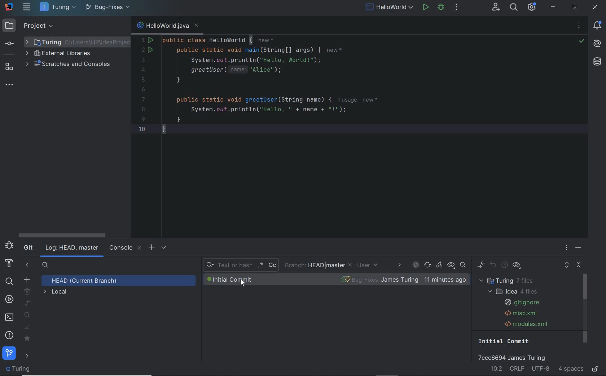 The image size is (606, 376). Describe the element at coordinates (580, 265) in the screenshot. I see `collapse all` at that location.